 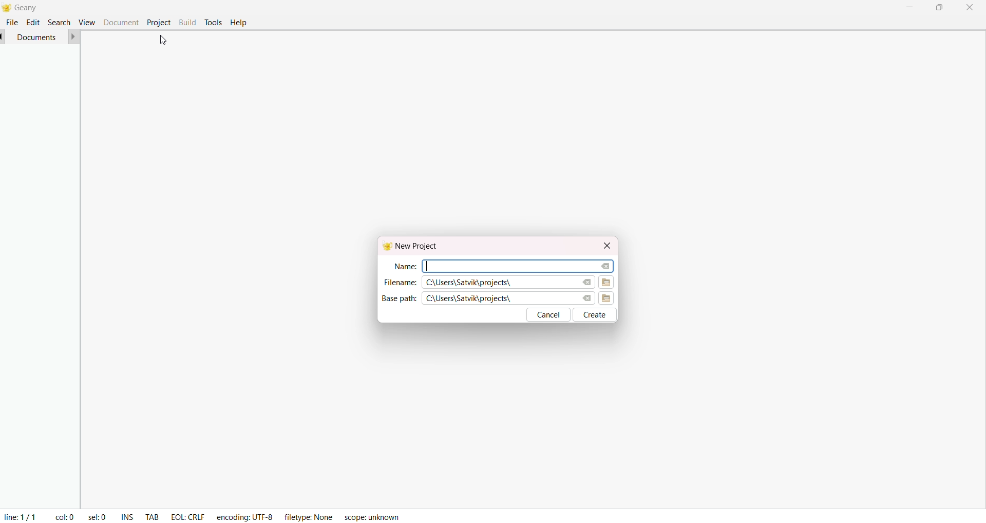 What do you see at coordinates (213, 22) in the screenshot?
I see `tools` at bounding box center [213, 22].